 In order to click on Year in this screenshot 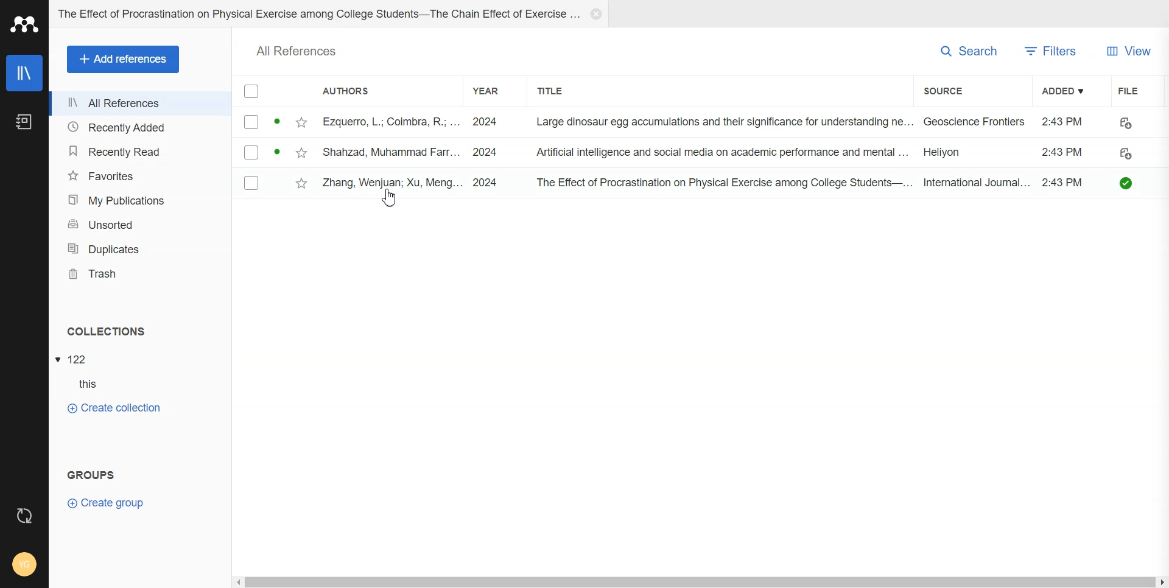, I will do `click(493, 91)`.